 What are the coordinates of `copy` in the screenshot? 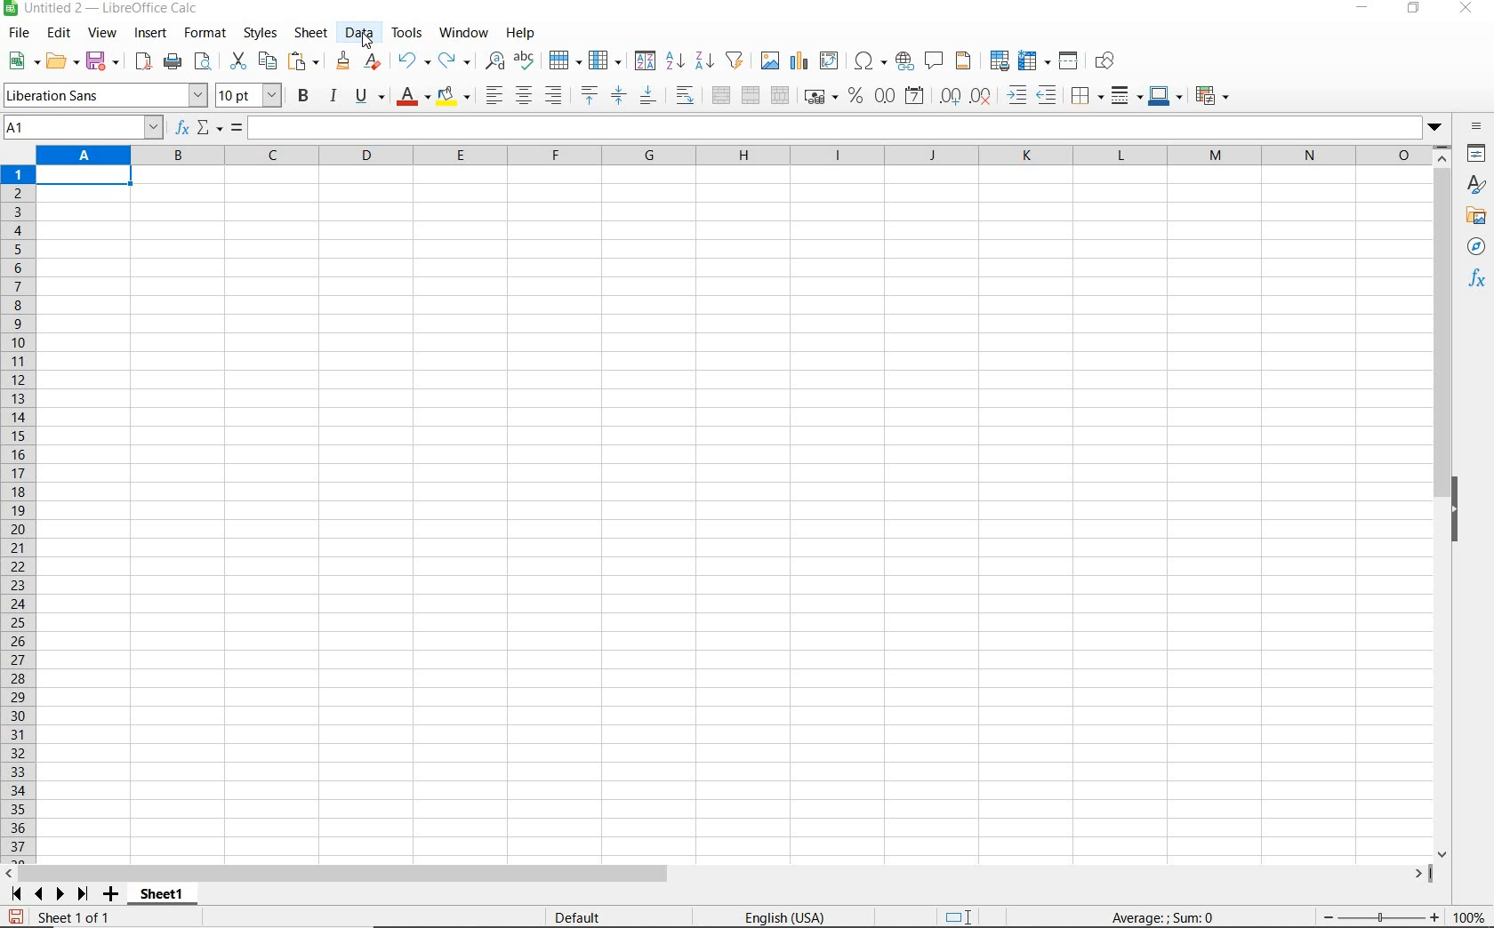 It's located at (269, 60).